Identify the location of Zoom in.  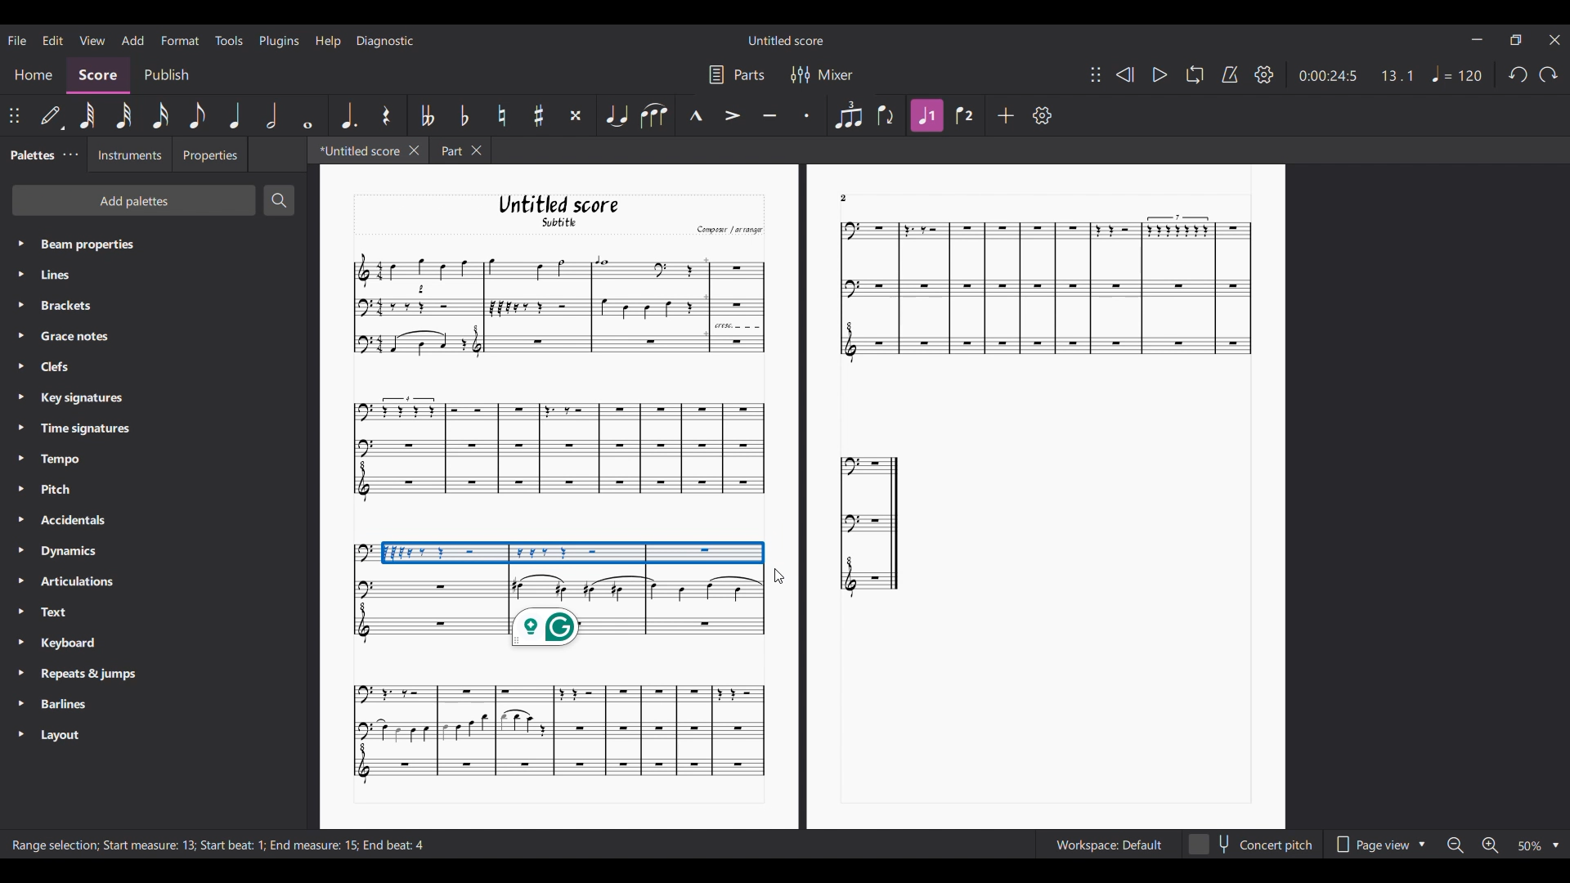
(1491, 846).